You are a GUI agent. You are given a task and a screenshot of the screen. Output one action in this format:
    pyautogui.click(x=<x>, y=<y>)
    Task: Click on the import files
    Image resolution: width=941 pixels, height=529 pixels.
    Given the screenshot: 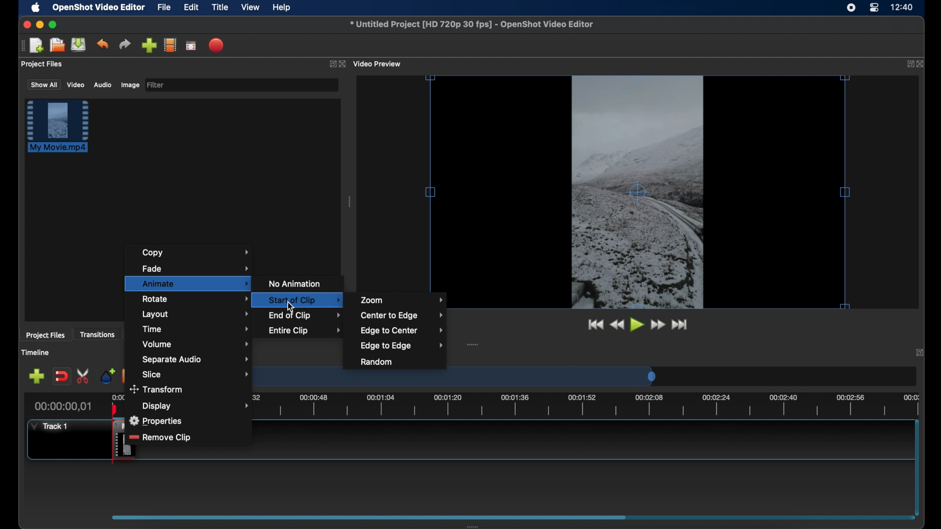 What is the action you would take?
    pyautogui.click(x=149, y=46)
    